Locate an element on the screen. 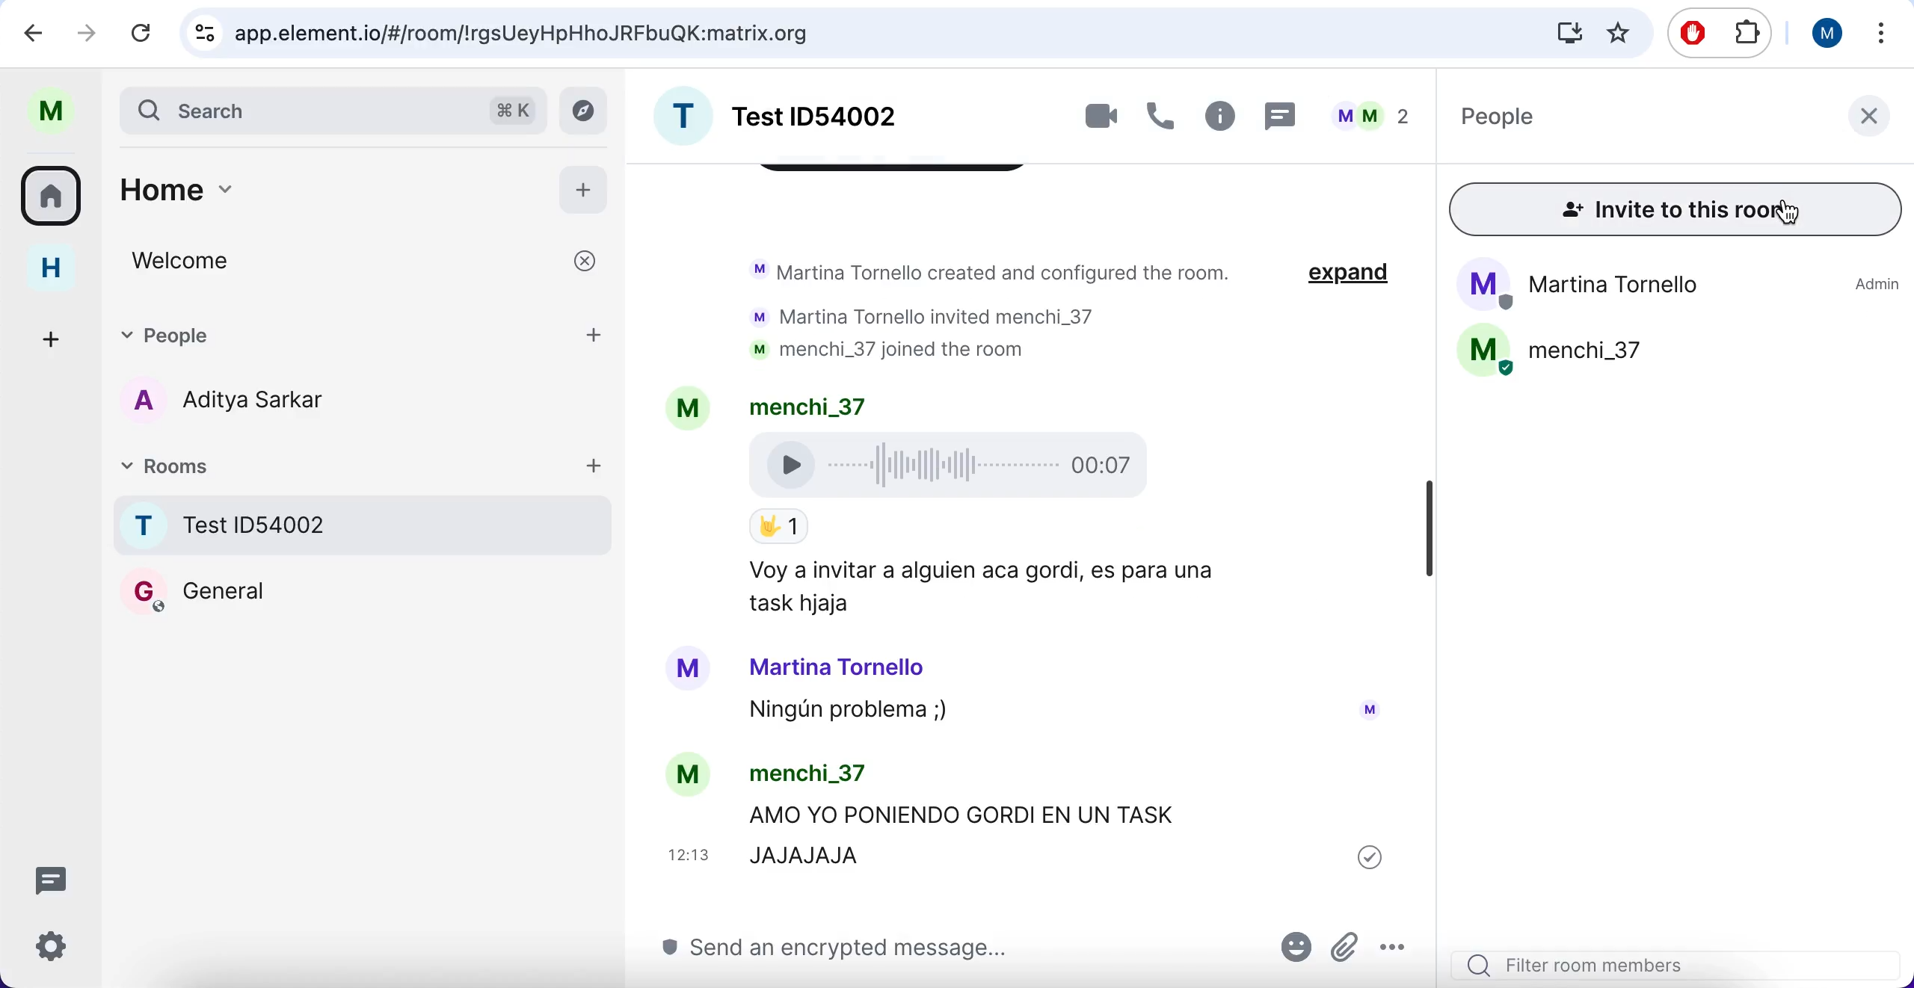 The height and width of the screenshot is (988, 1914). chat is located at coordinates (1286, 118).